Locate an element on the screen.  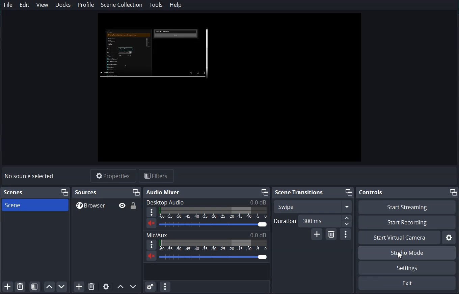
File Preview is located at coordinates (228, 86).